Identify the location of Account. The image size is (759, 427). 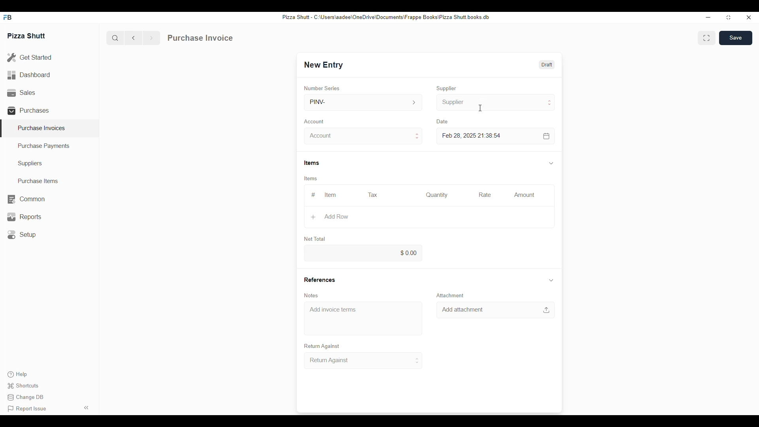
(364, 136).